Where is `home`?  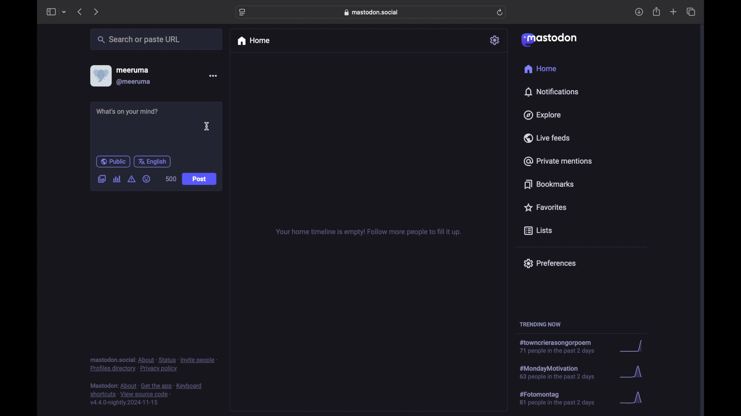 home is located at coordinates (253, 41).